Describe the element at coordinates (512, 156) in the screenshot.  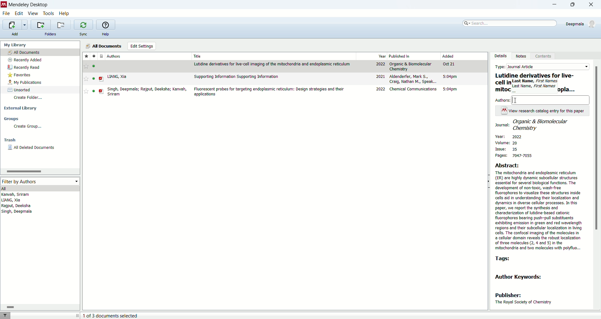
I see `pages: 7047-7055` at that location.